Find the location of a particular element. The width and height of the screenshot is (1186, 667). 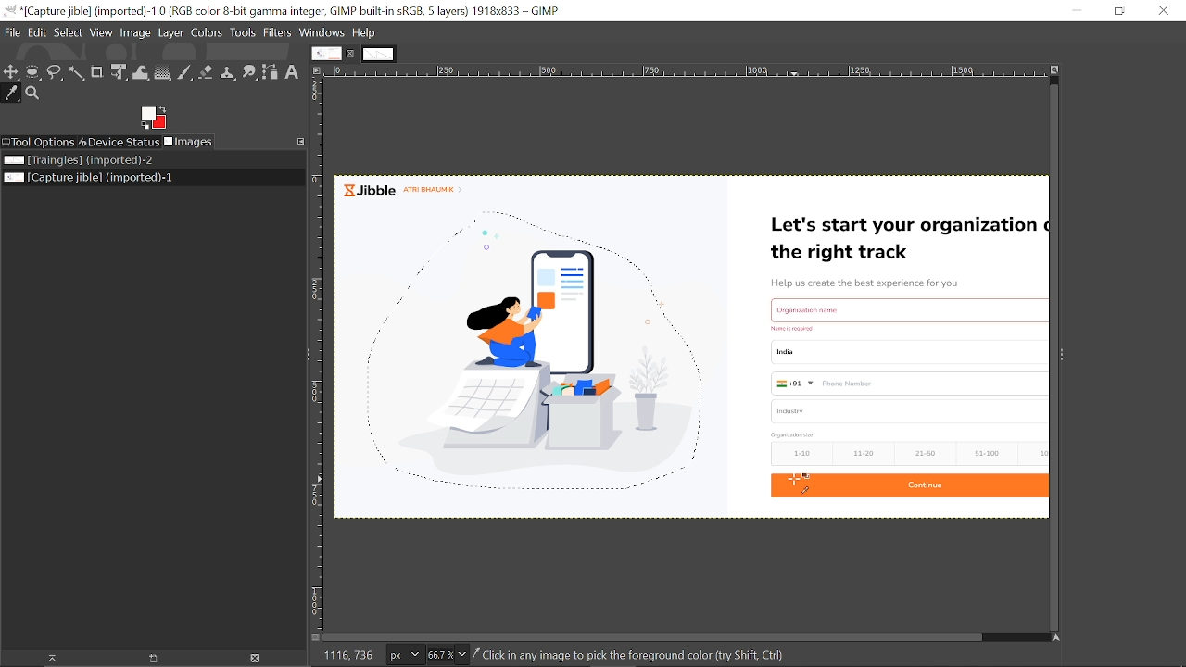

Side bar menu is located at coordinates (1061, 357).